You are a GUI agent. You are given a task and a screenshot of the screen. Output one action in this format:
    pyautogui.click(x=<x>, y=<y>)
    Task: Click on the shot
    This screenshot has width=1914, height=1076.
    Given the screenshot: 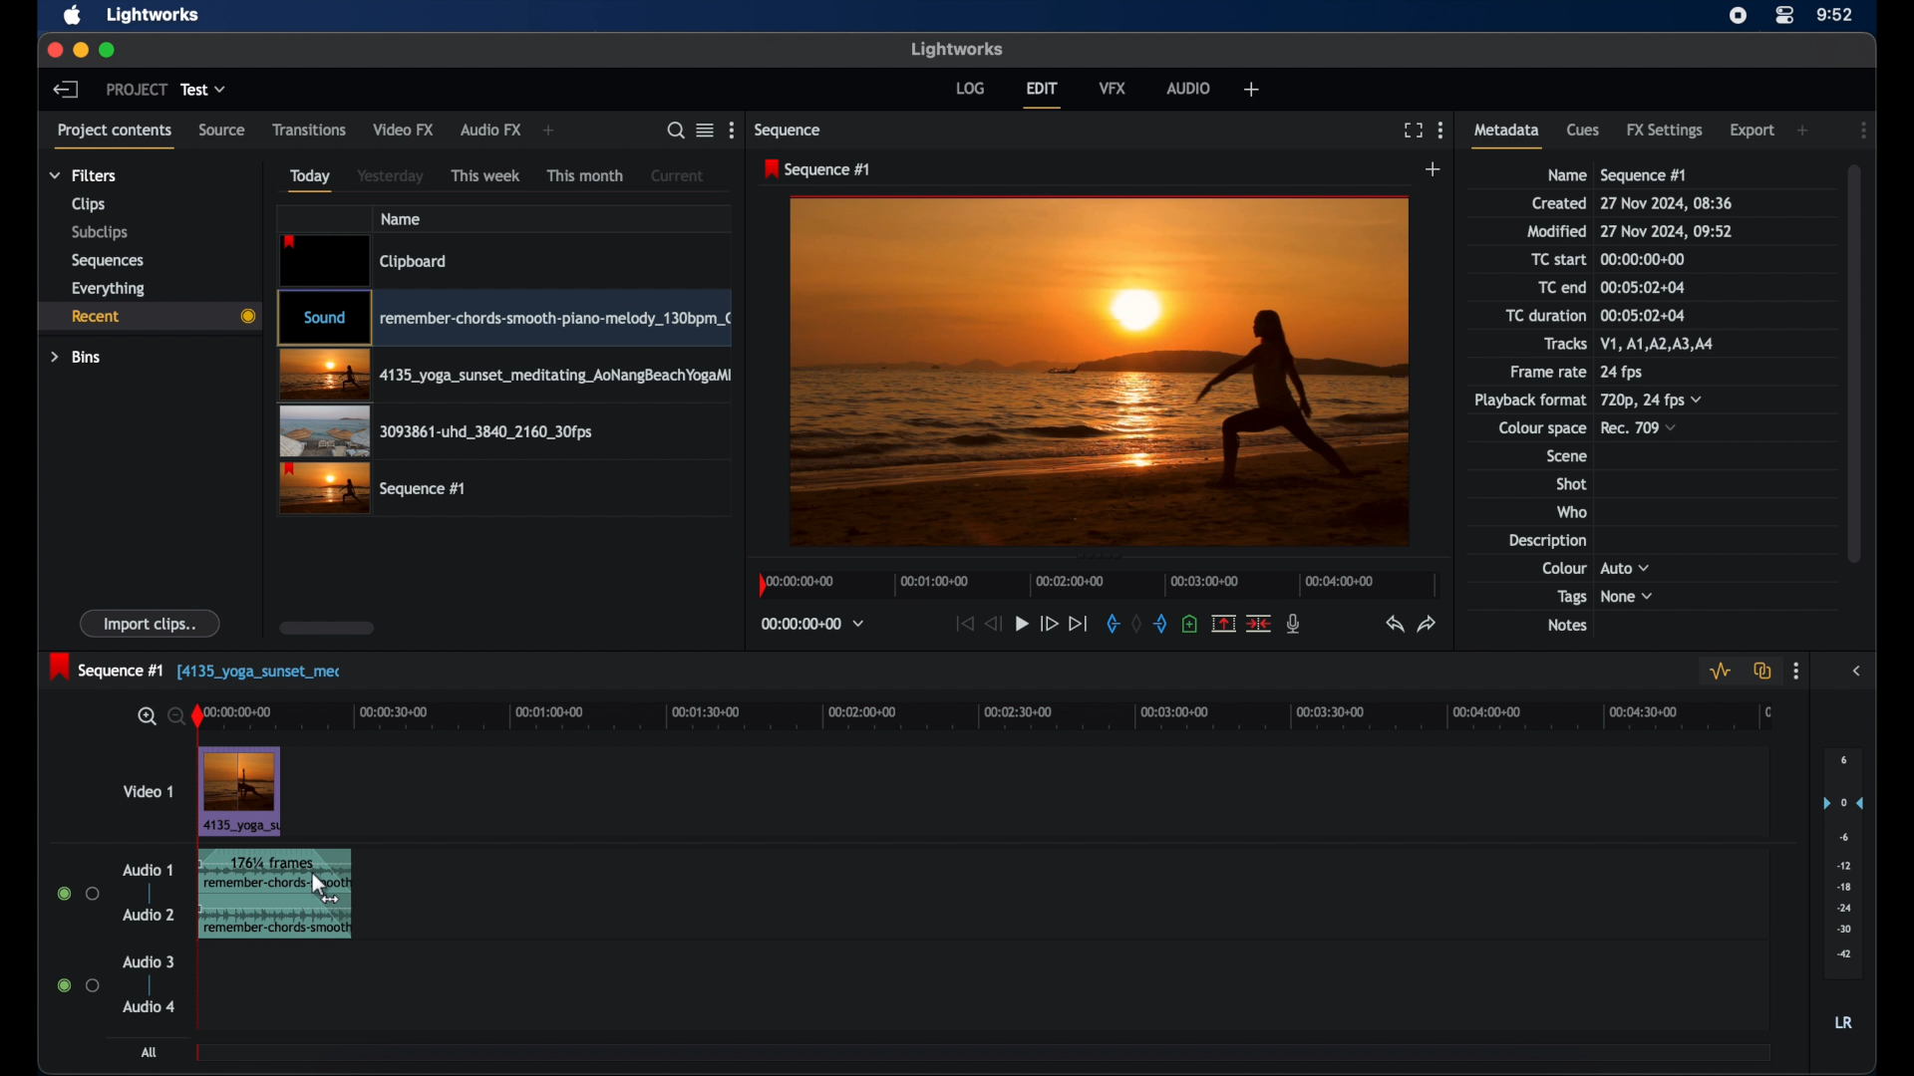 What is the action you would take?
    pyautogui.click(x=1572, y=483)
    